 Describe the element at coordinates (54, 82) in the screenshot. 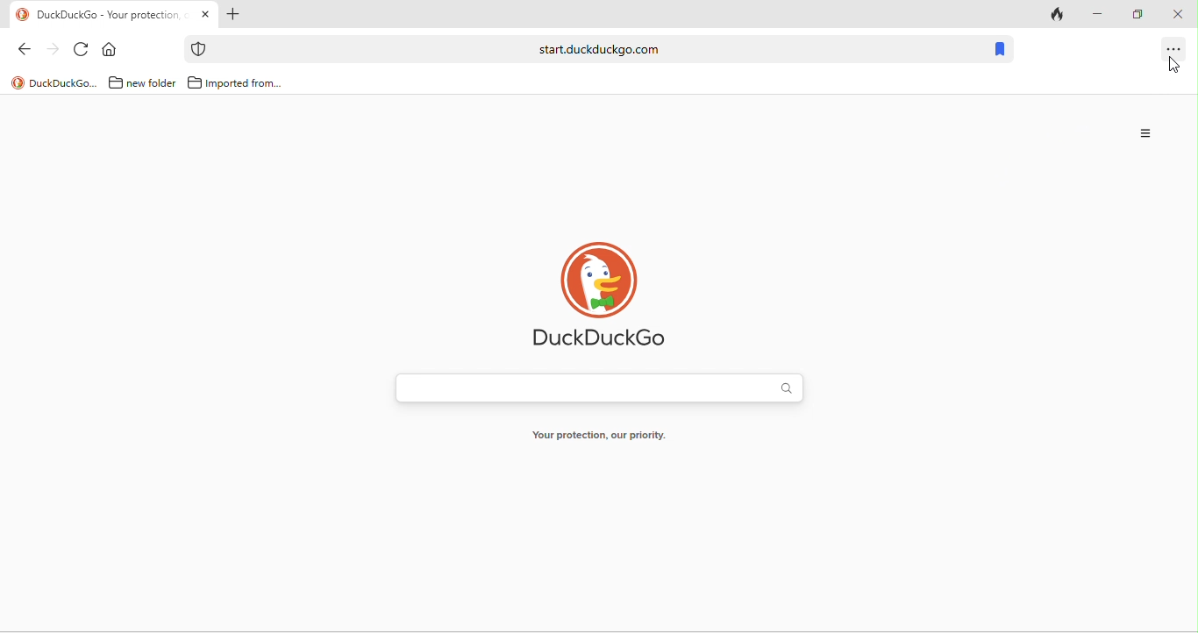

I see `duckduckgo...` at that location.